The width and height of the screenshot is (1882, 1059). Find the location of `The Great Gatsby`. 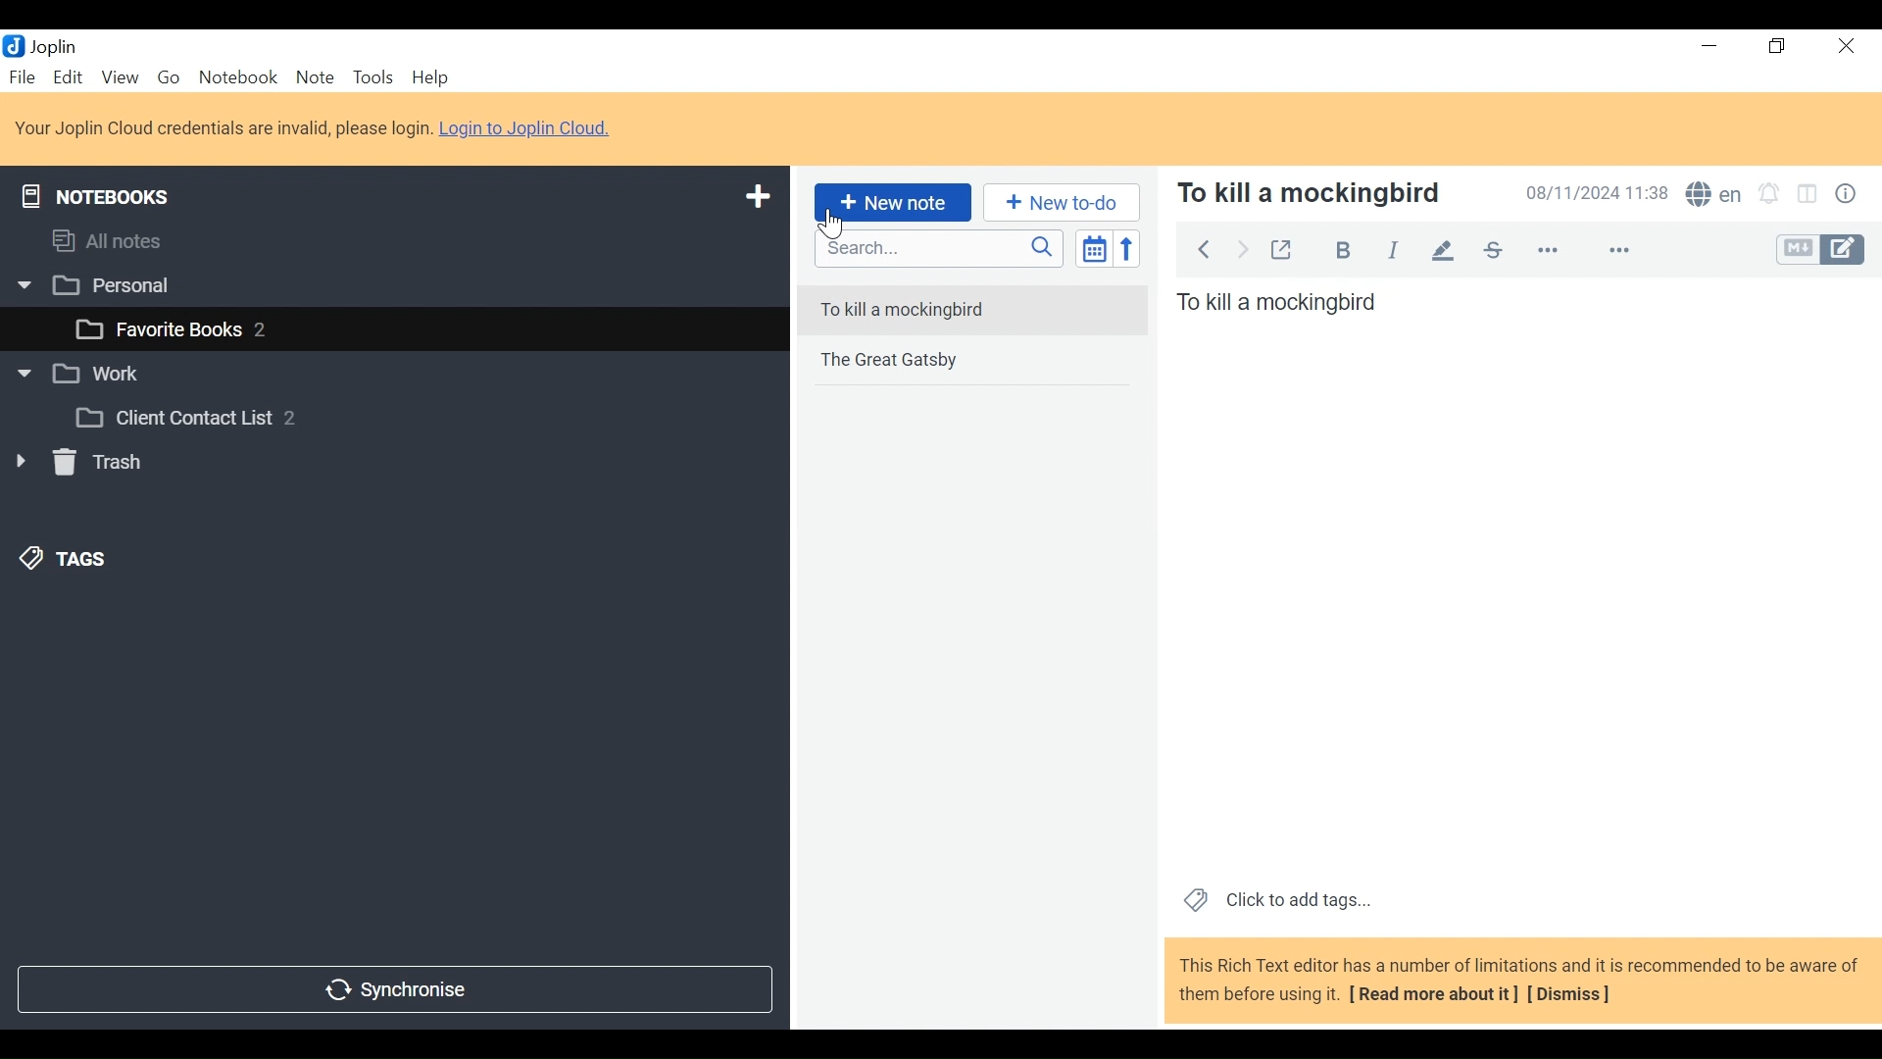

The Great Gatsby is located at coordinates (976, 362).